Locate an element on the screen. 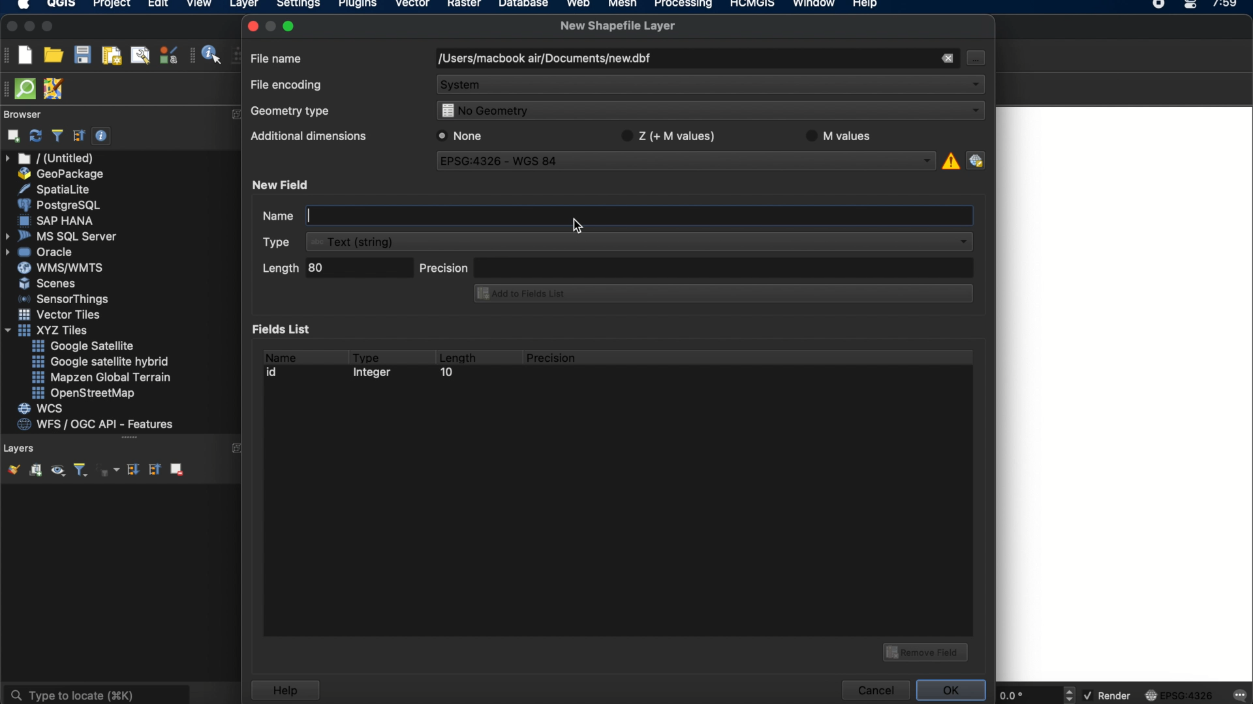 Image resolution: width=1253 pixels, height=704 pixels. file name is located at coordinates (277, 57).